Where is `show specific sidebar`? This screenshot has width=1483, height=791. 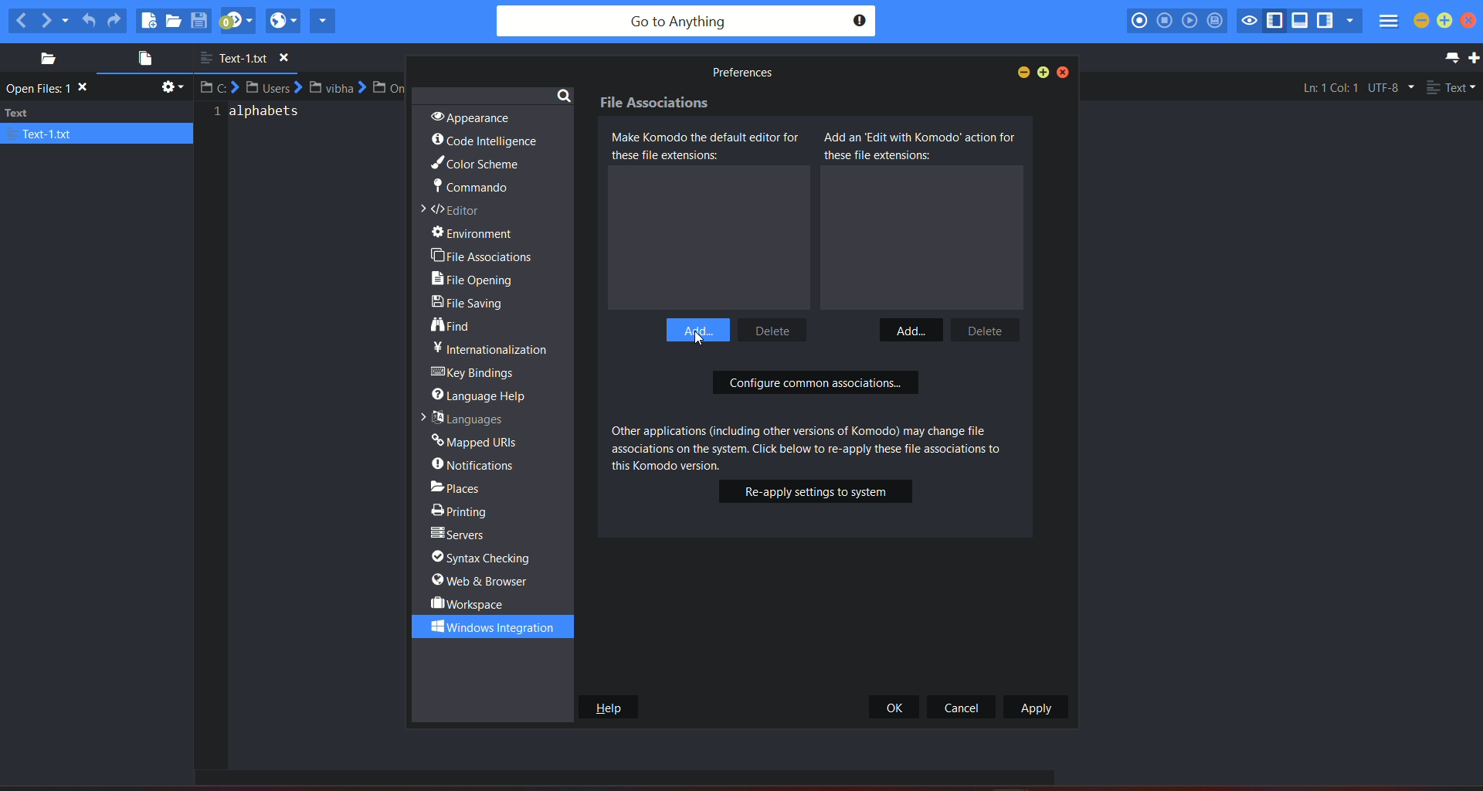 show specific sidebar is located at coordinates (1349, 21).